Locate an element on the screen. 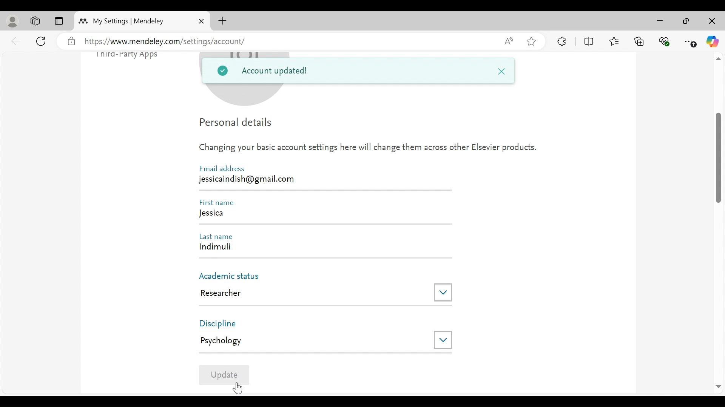 The image size is (725, 407). Settings and More is located at coordinates (691, 42).